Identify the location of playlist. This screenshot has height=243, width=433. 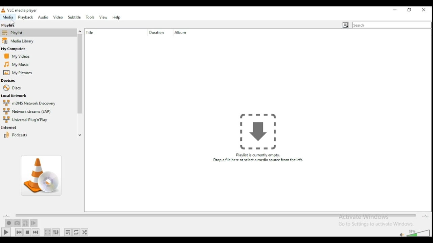
(14, 32).